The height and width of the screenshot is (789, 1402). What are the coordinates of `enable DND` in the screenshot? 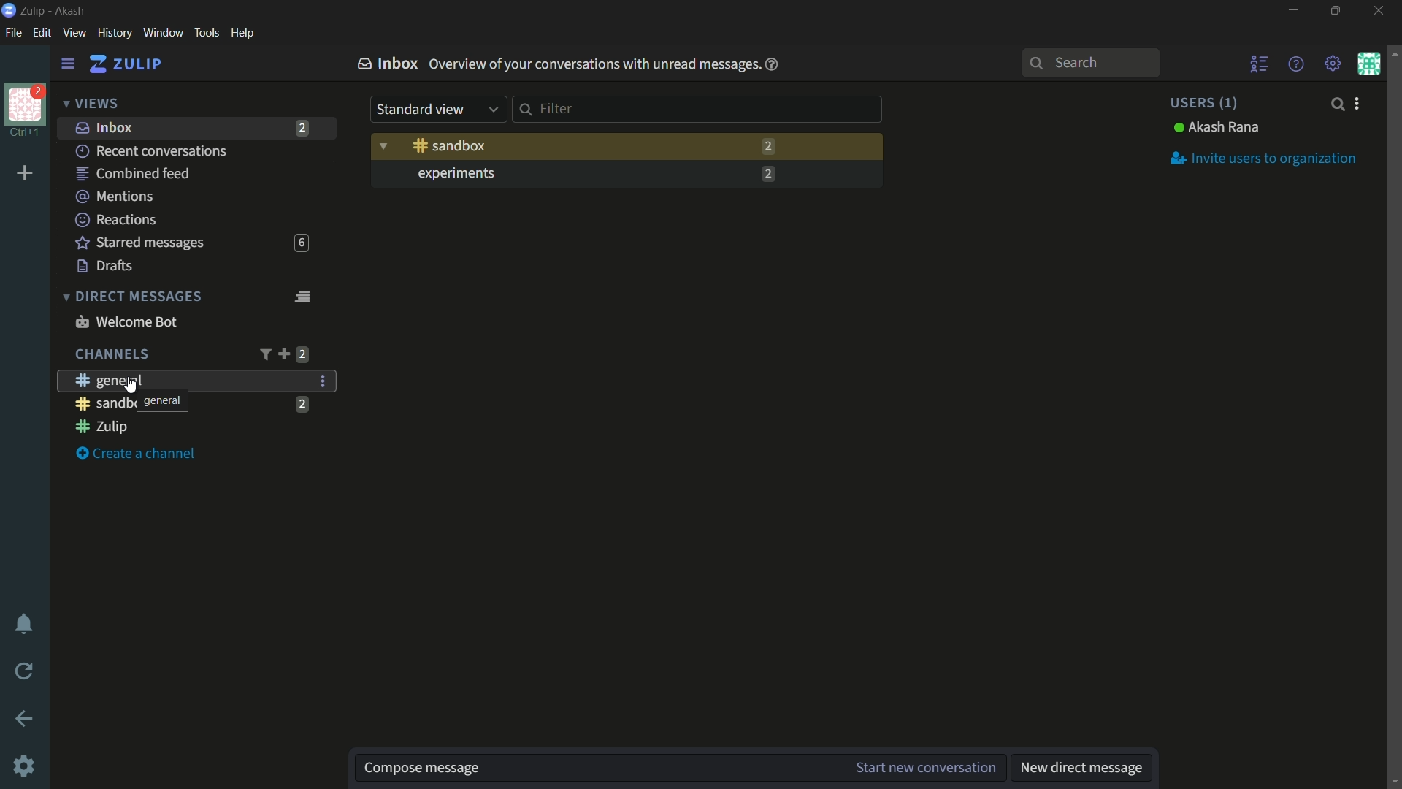 It's located at (24, 625).